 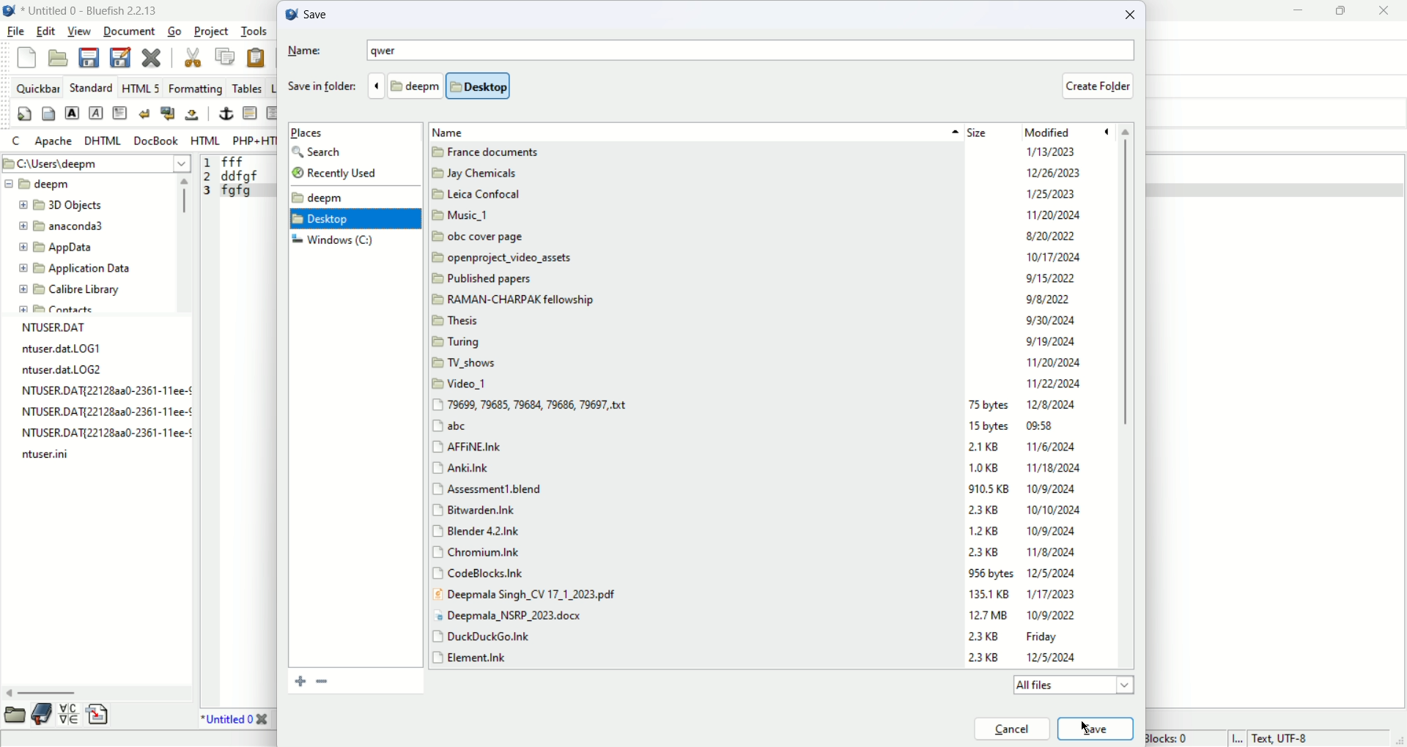 I want to click on application, so click(x=71, y=269).